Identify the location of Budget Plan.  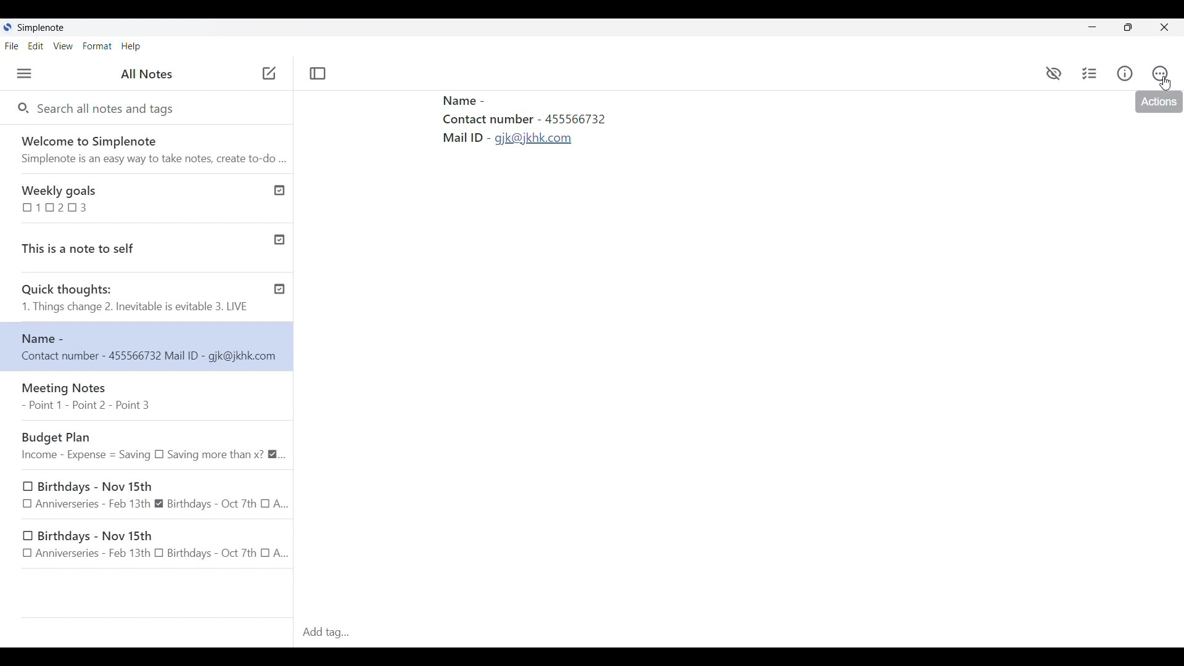
(151, 444).